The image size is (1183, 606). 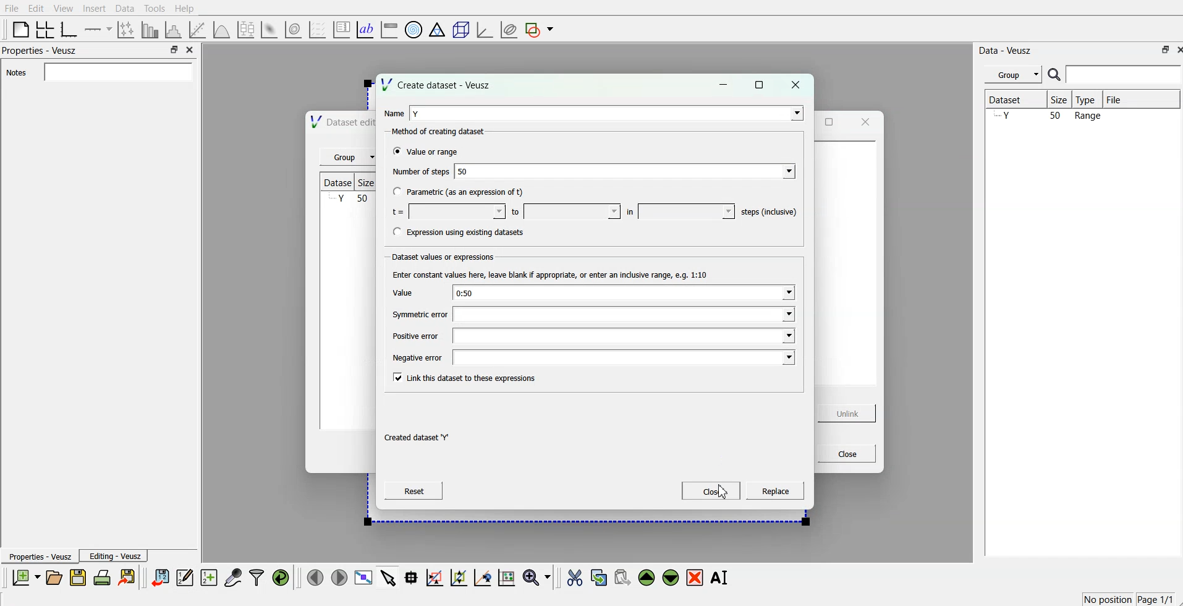 I want to click on recenter graph axes, so click(x=482, y=578).